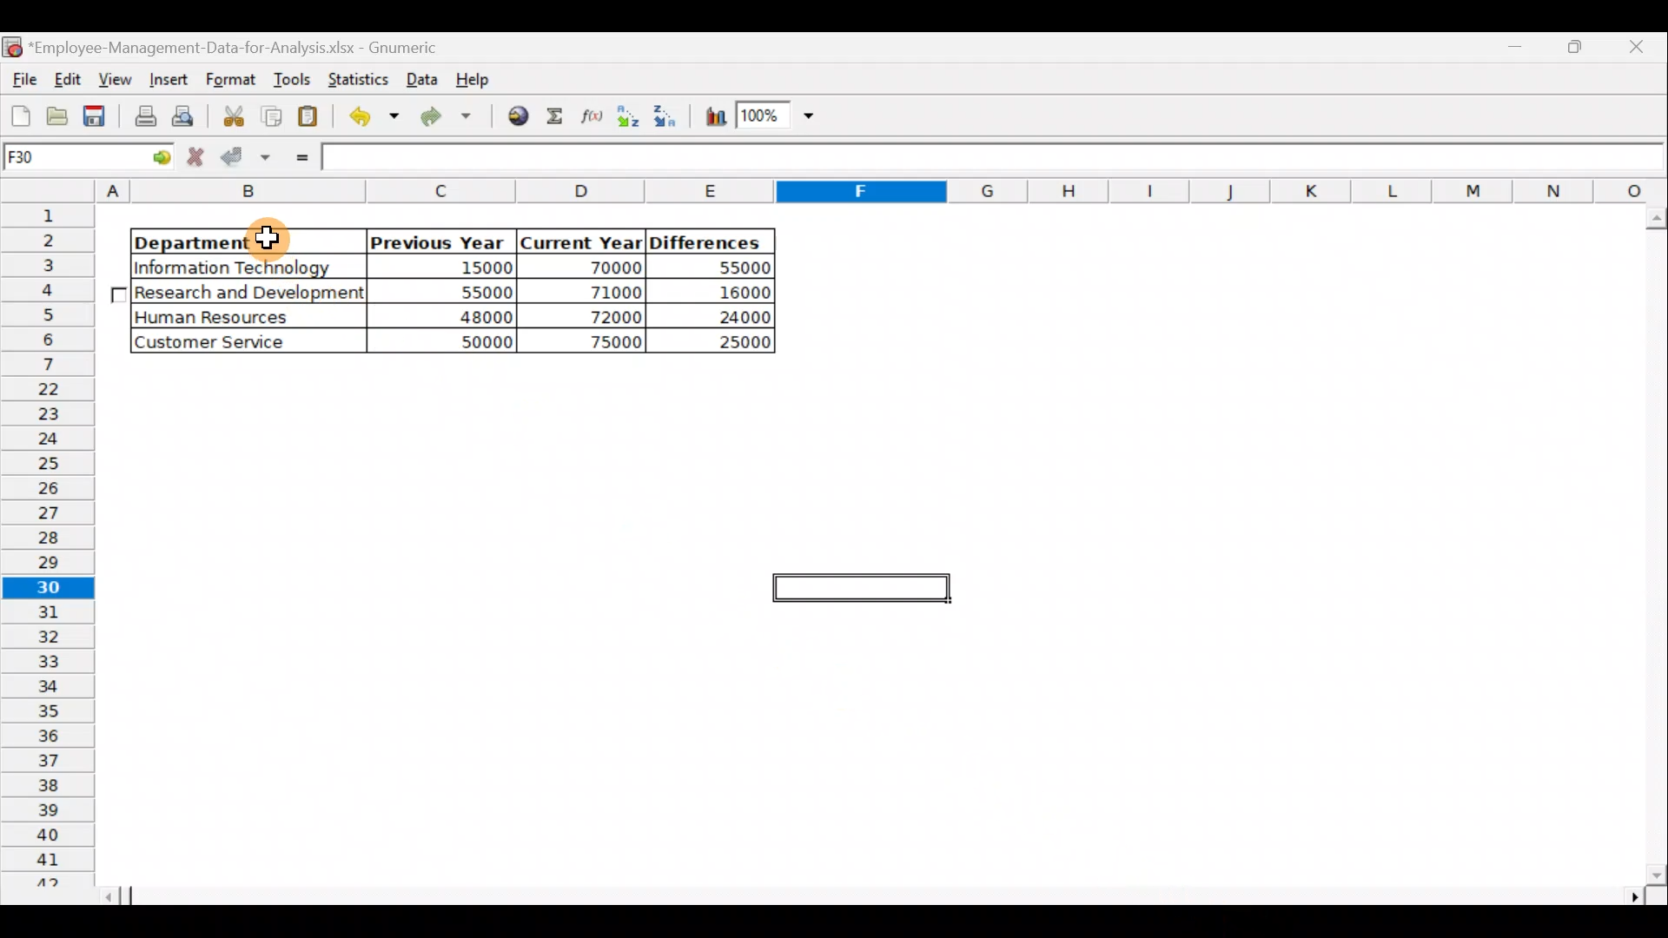 This screenshot has height=938, width=1668. What do you see at coordinates (883, 190) in the screenshot?
I see `Columns` at bounding box center [883, 190].